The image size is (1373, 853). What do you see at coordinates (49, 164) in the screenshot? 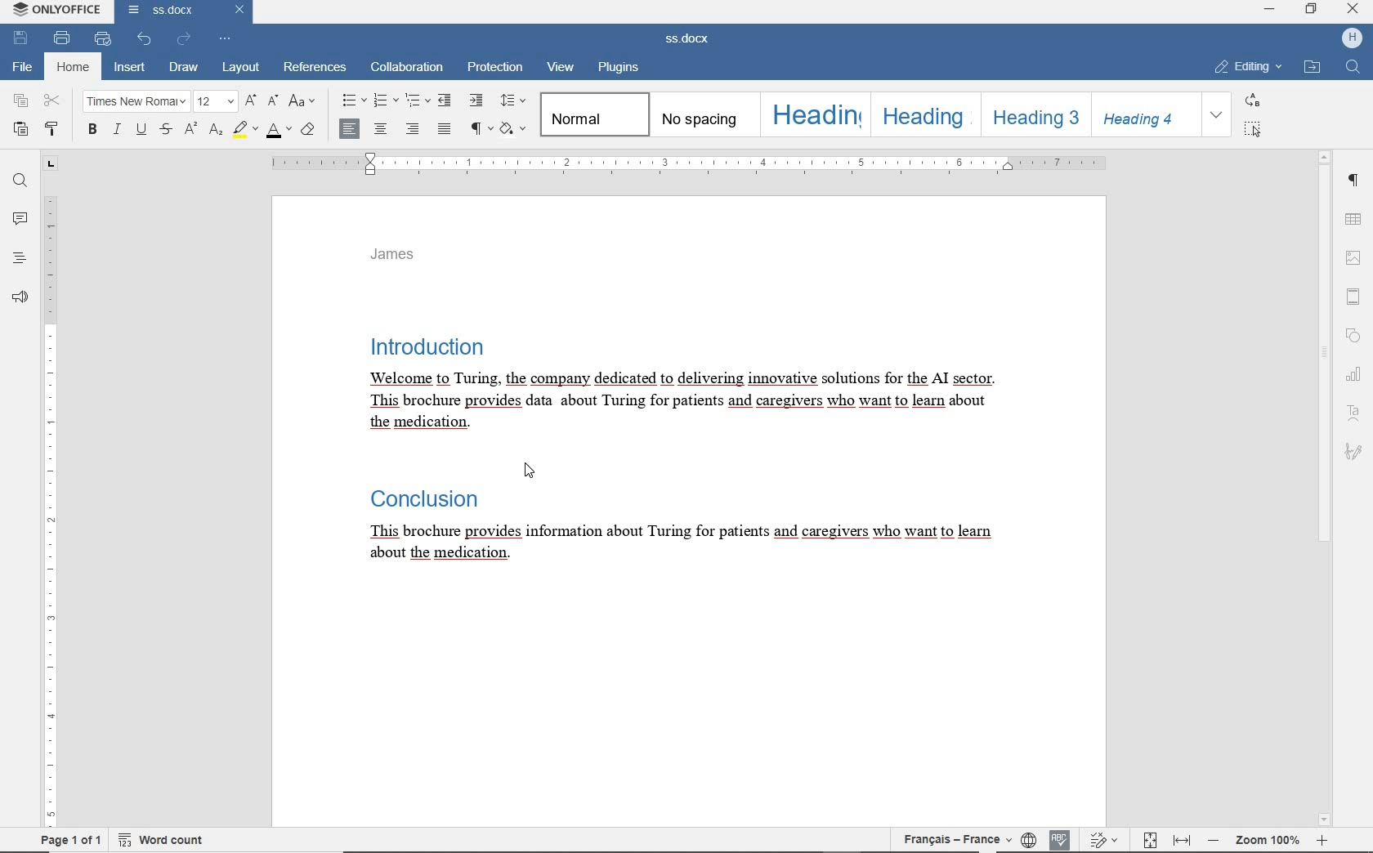
I see `TAB STOP` at bounding box center [49, 164].